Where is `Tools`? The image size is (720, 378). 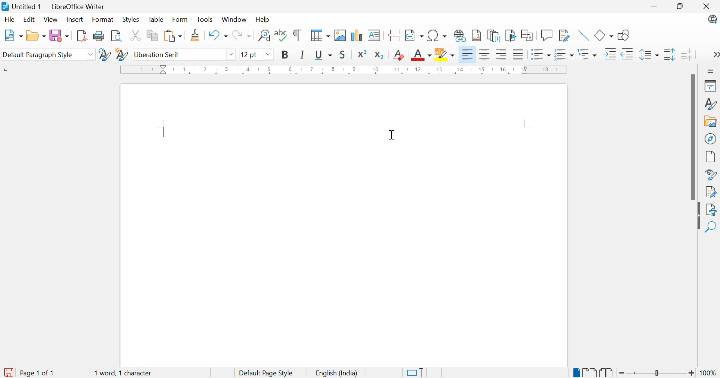
Tools is located at coordinates (205, 19).